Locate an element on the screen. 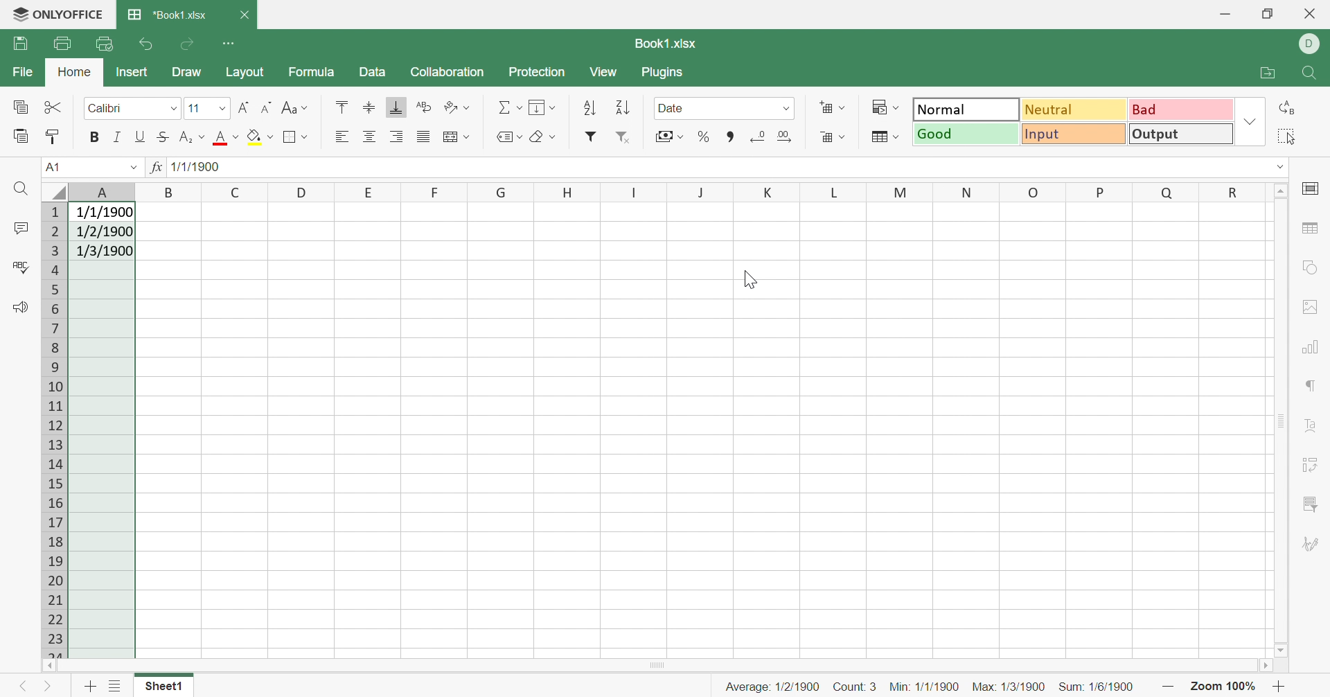 This screenshot has width=1330, height=697. Format as table template is located at coordinates (883, 136).